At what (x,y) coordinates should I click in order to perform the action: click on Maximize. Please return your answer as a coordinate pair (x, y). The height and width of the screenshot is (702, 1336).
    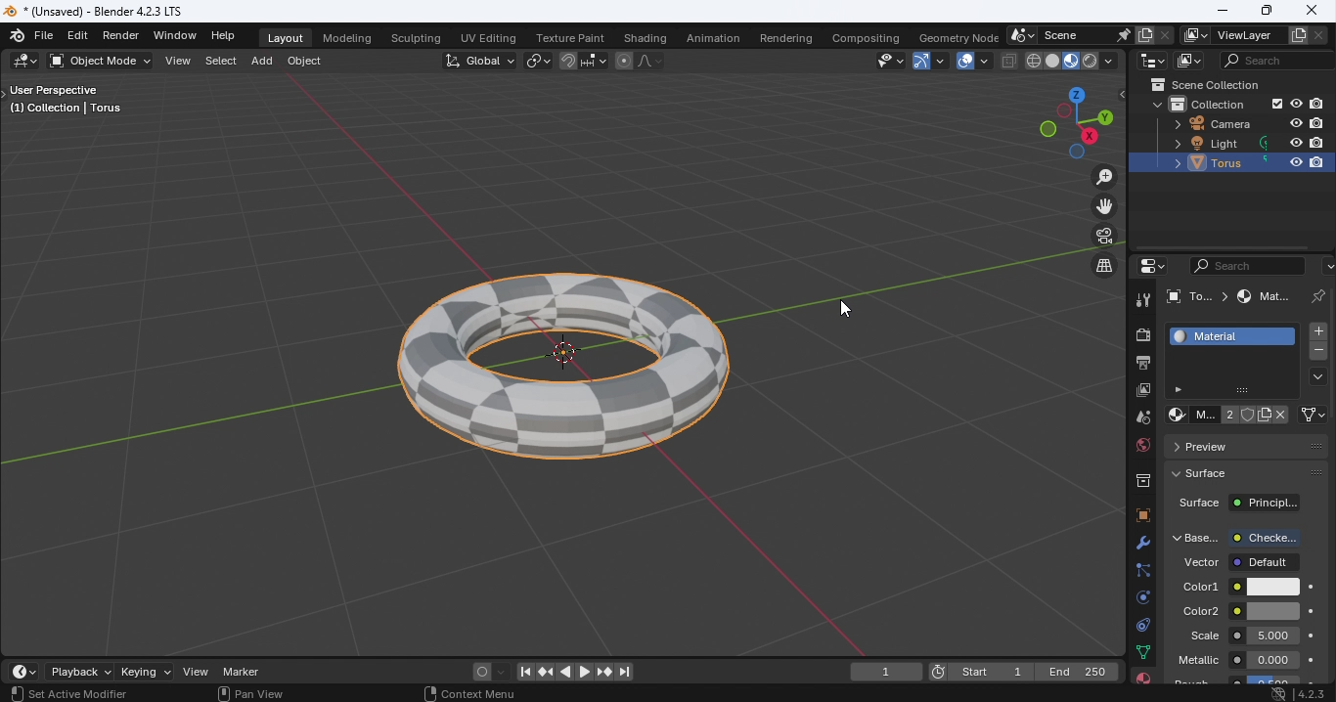
    Looking at the image, I should click on (1268, 12).